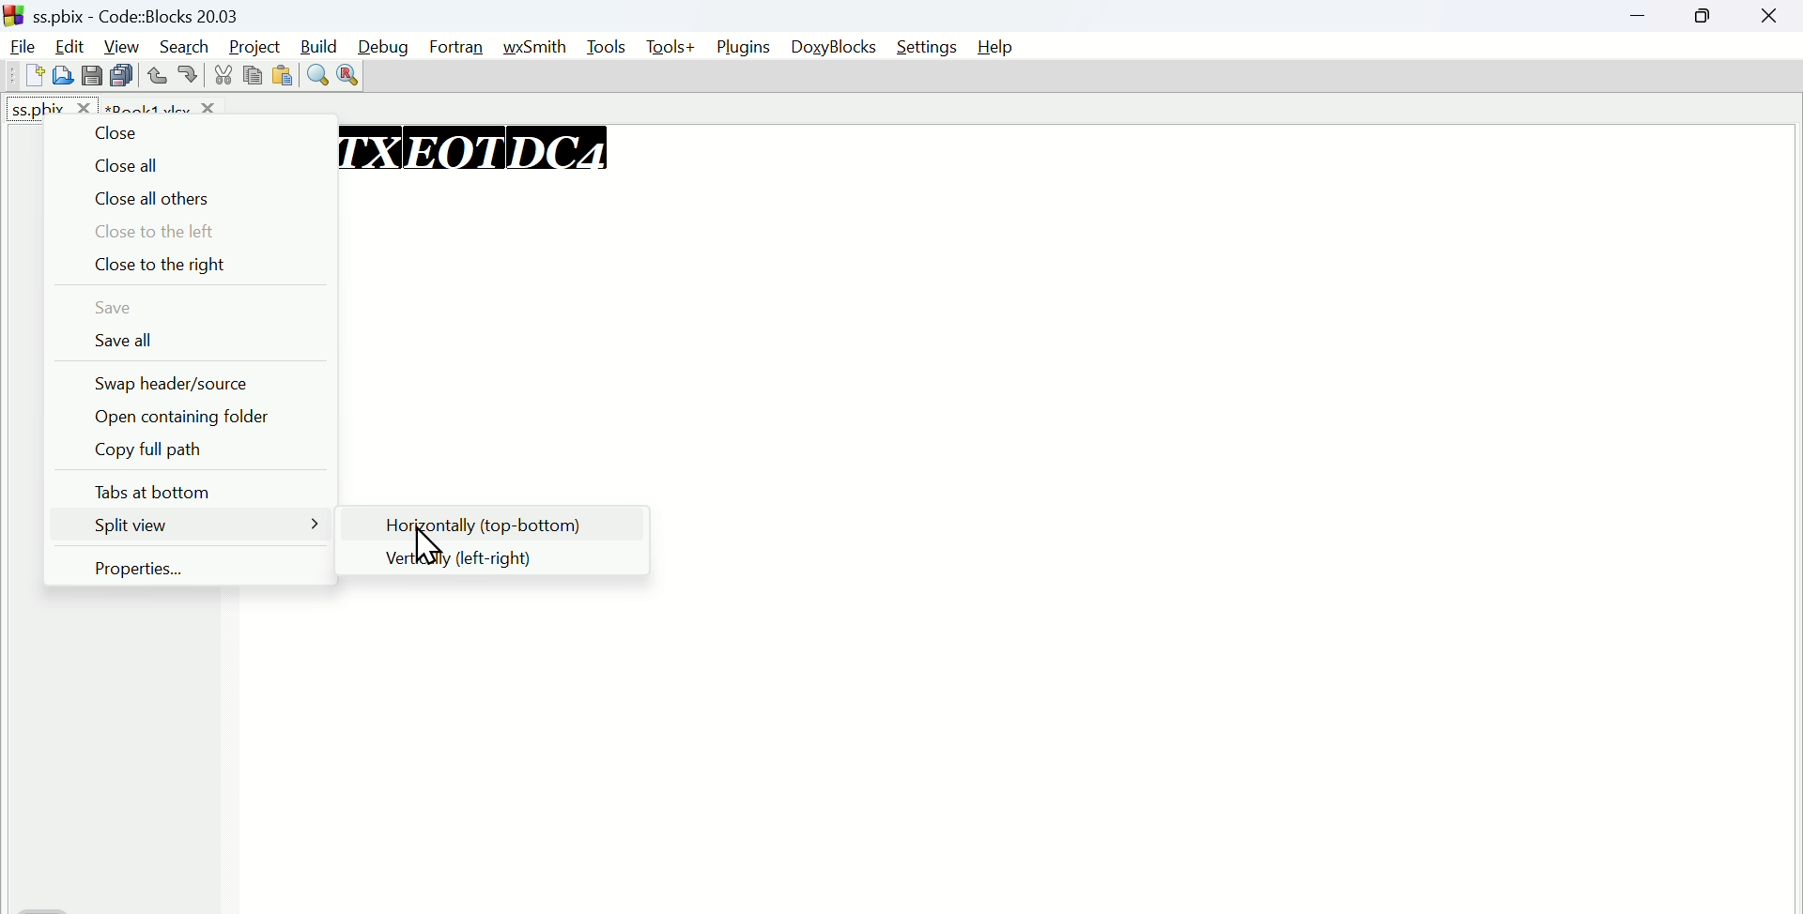 This screenshot has height=914, width=1803. What do you see at coordinates (320, 43) in the screenshot?
I see `Build` at bounding box center [320, 43].